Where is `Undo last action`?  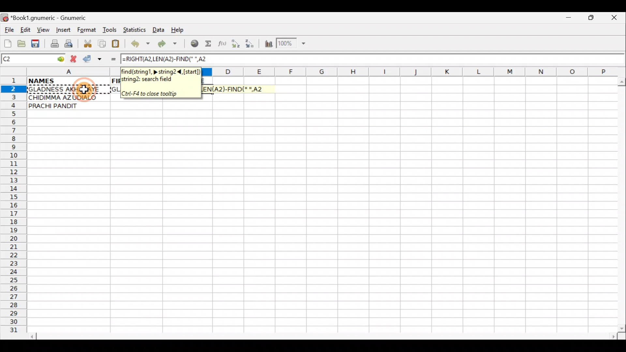 Undo last action is located at coordinates (141, 45).